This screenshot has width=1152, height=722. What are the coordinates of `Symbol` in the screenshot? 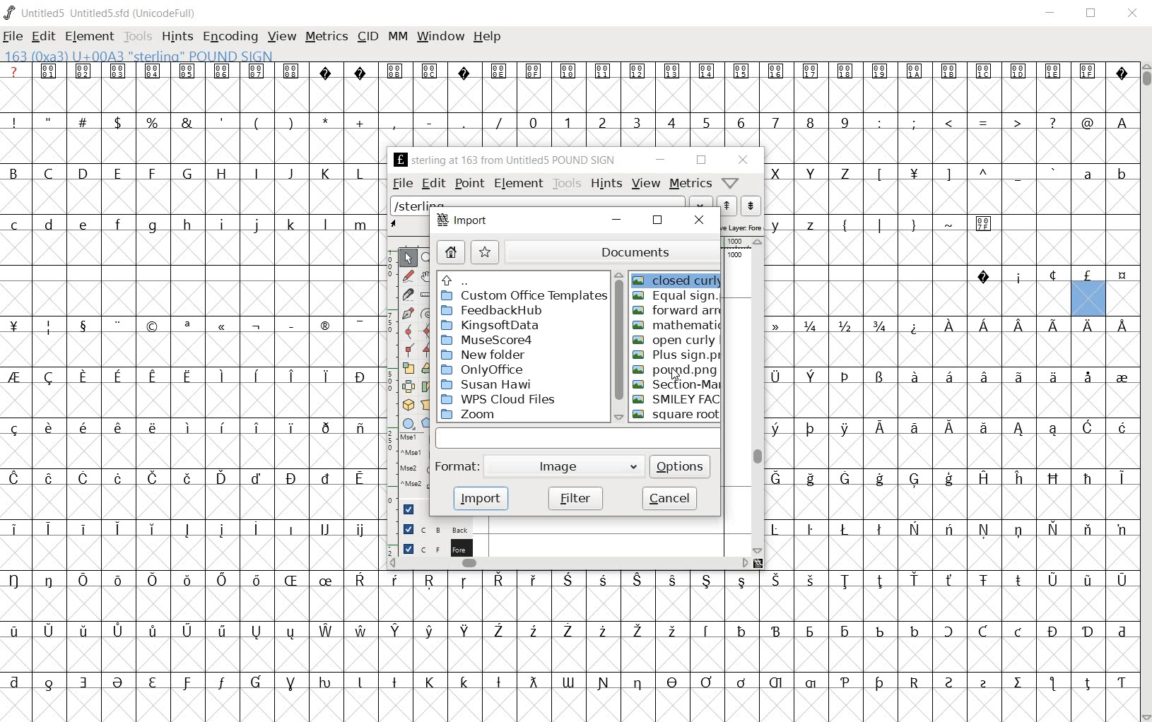 It's located at (291, 478).